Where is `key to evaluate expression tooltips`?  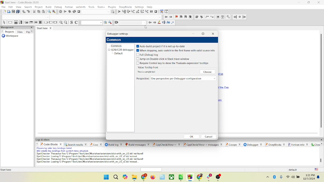 key to evaluate expression tooltips is located at coordinates (173, 64).